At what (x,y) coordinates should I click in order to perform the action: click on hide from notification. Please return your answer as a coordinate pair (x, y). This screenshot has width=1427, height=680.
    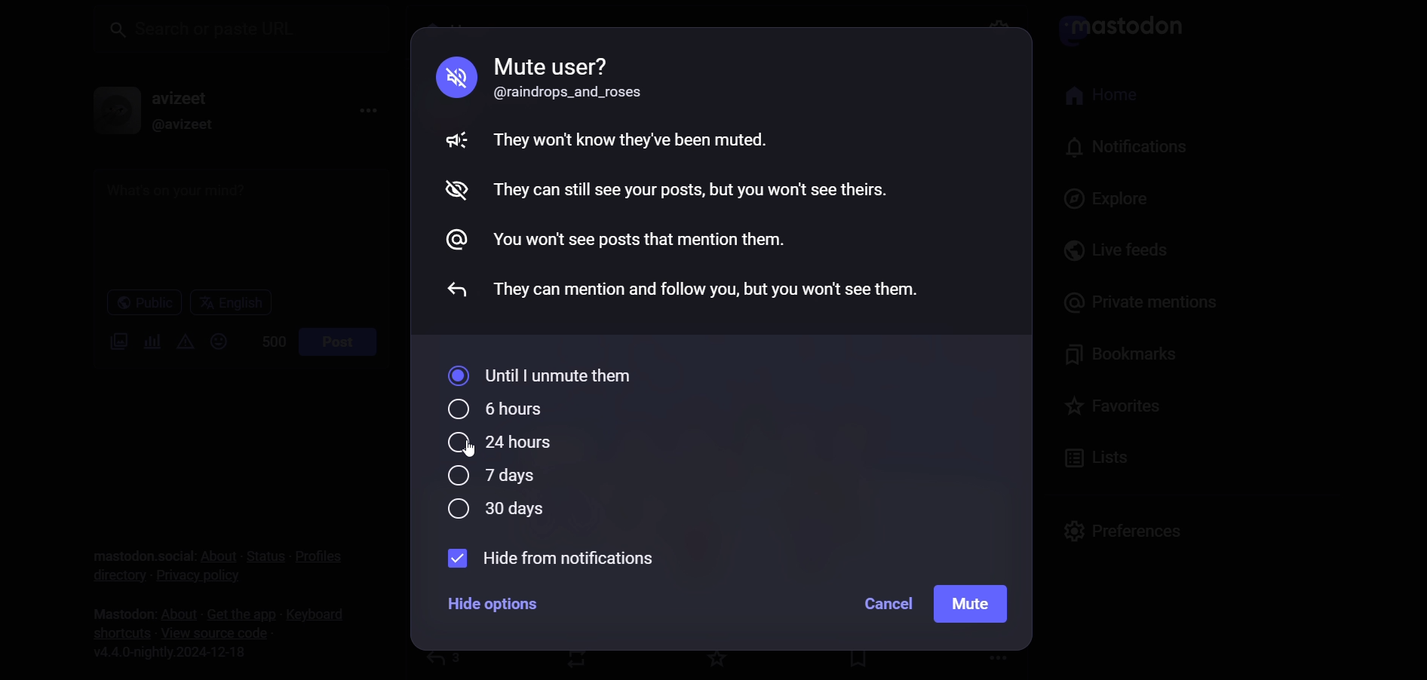
    Looking at the image, I should click on (561, 559).